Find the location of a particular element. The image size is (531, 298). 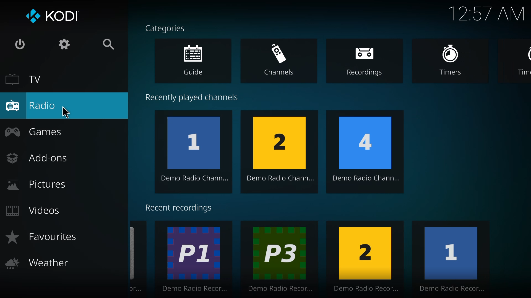

timers is located at coordinates (452, 61).